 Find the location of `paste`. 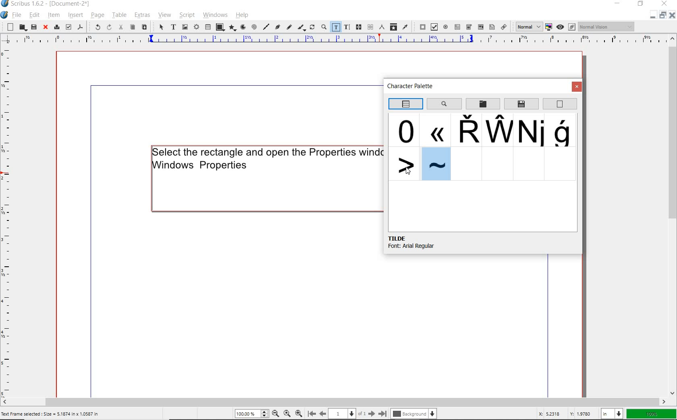

paste is located at coordinates (145, 28).